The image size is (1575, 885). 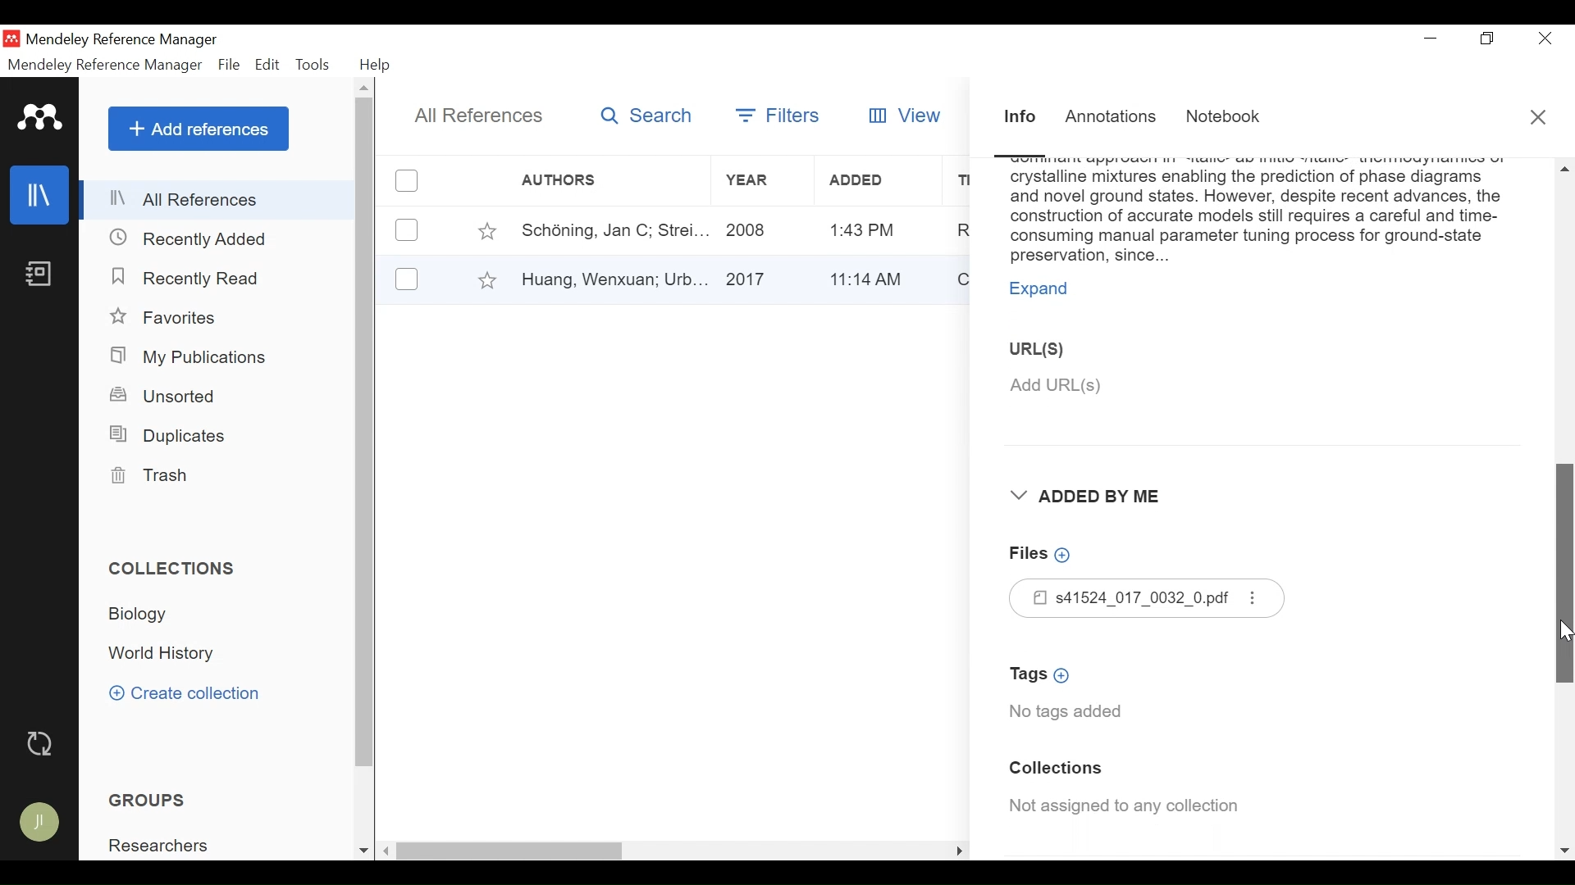 I want to click on Collections, so click(x=174, y=569).